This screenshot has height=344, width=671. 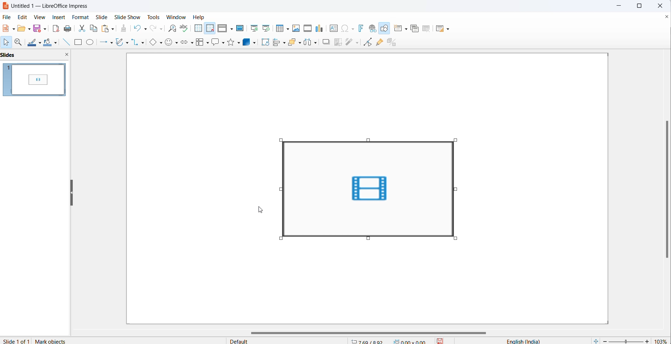 What do you see at coordinates (52, 6) in the screenshot?
I see `file title` at bounding box center [52, 6].